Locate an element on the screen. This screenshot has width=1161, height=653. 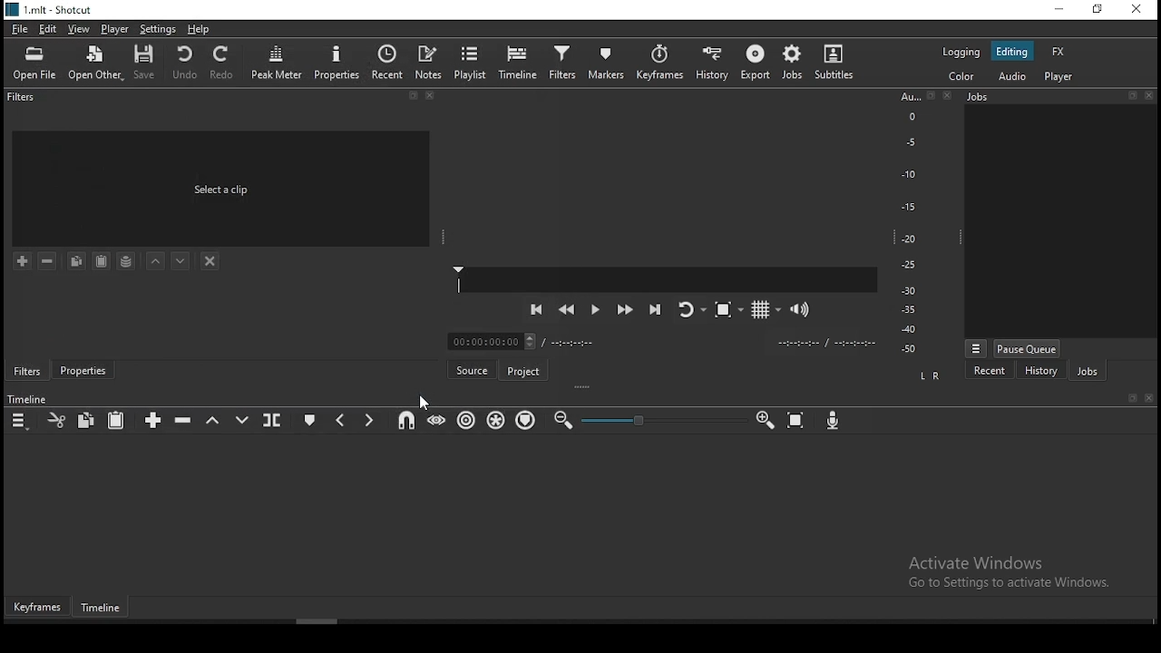
player is located at coordinates (1058, 77).